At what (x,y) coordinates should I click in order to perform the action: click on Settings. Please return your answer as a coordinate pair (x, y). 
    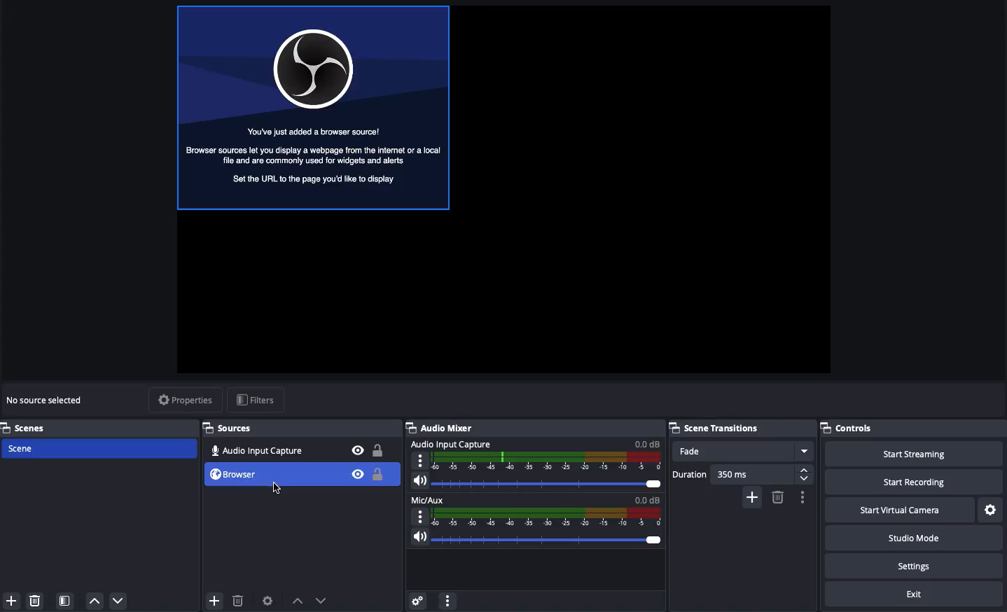
    Looking at the image, I should click on (911, 566).